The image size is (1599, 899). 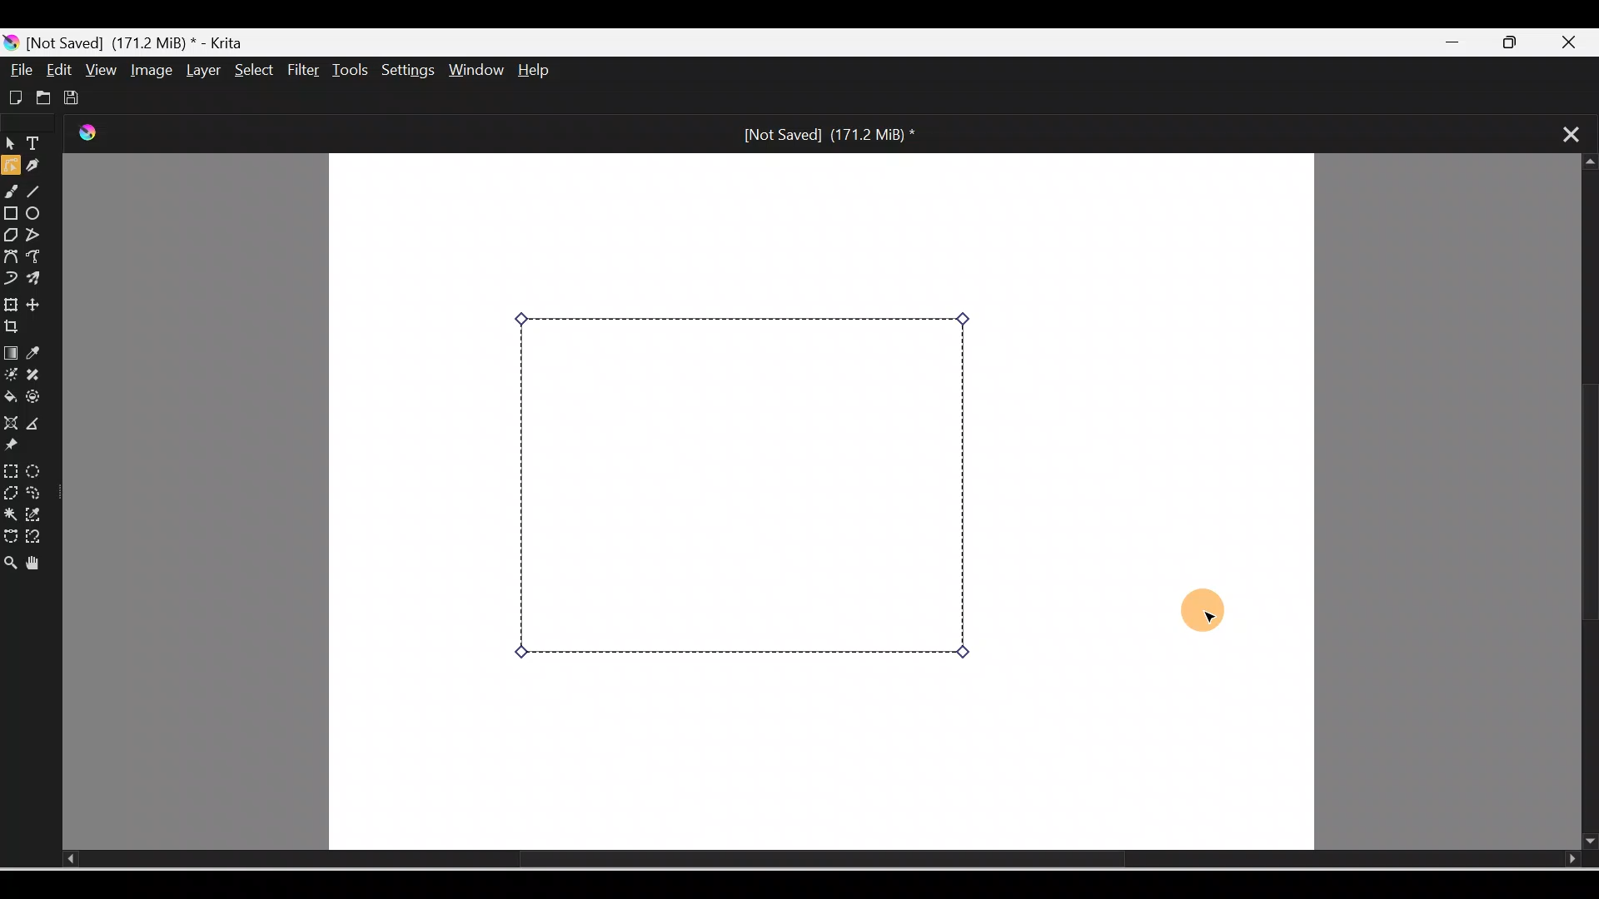 What do you see at coordinates (10, 235) in the screenshot?
I see `Polygon` at bounding box center [10, 235].